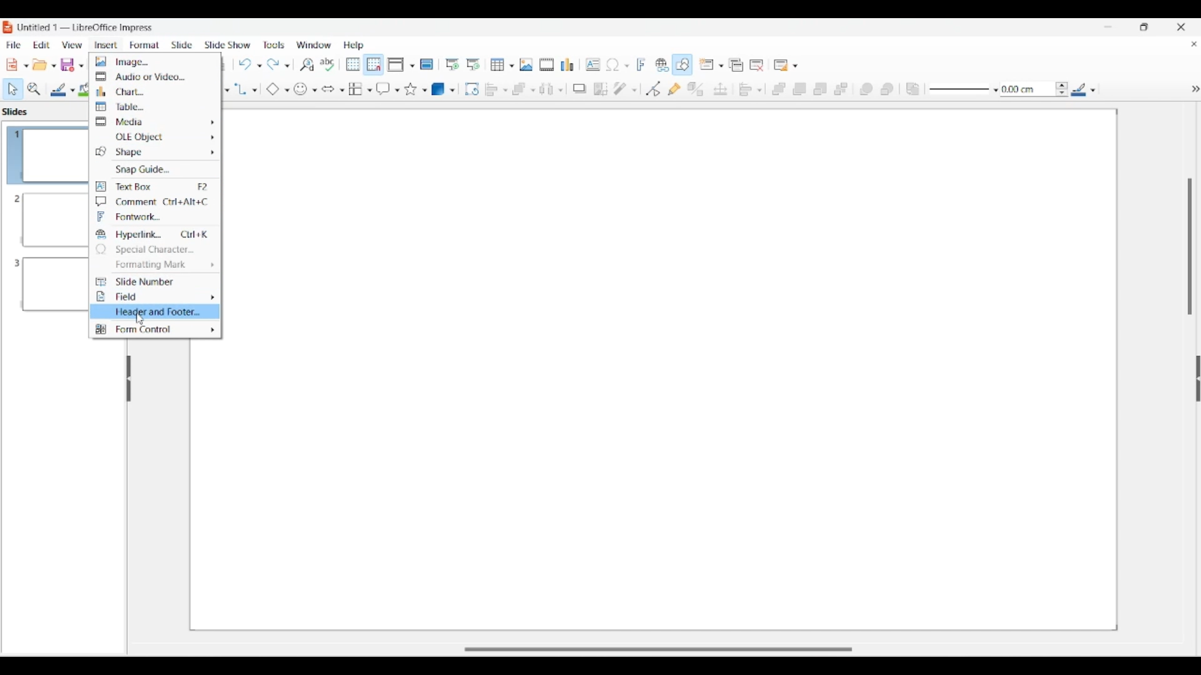  I want to click on Show gluepoint functions, so click(674, 89).